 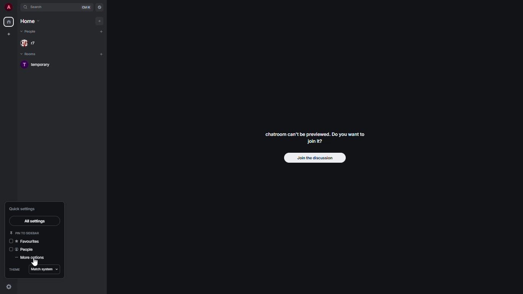 I want to click on ctrl K, so click(x=88, y=7).